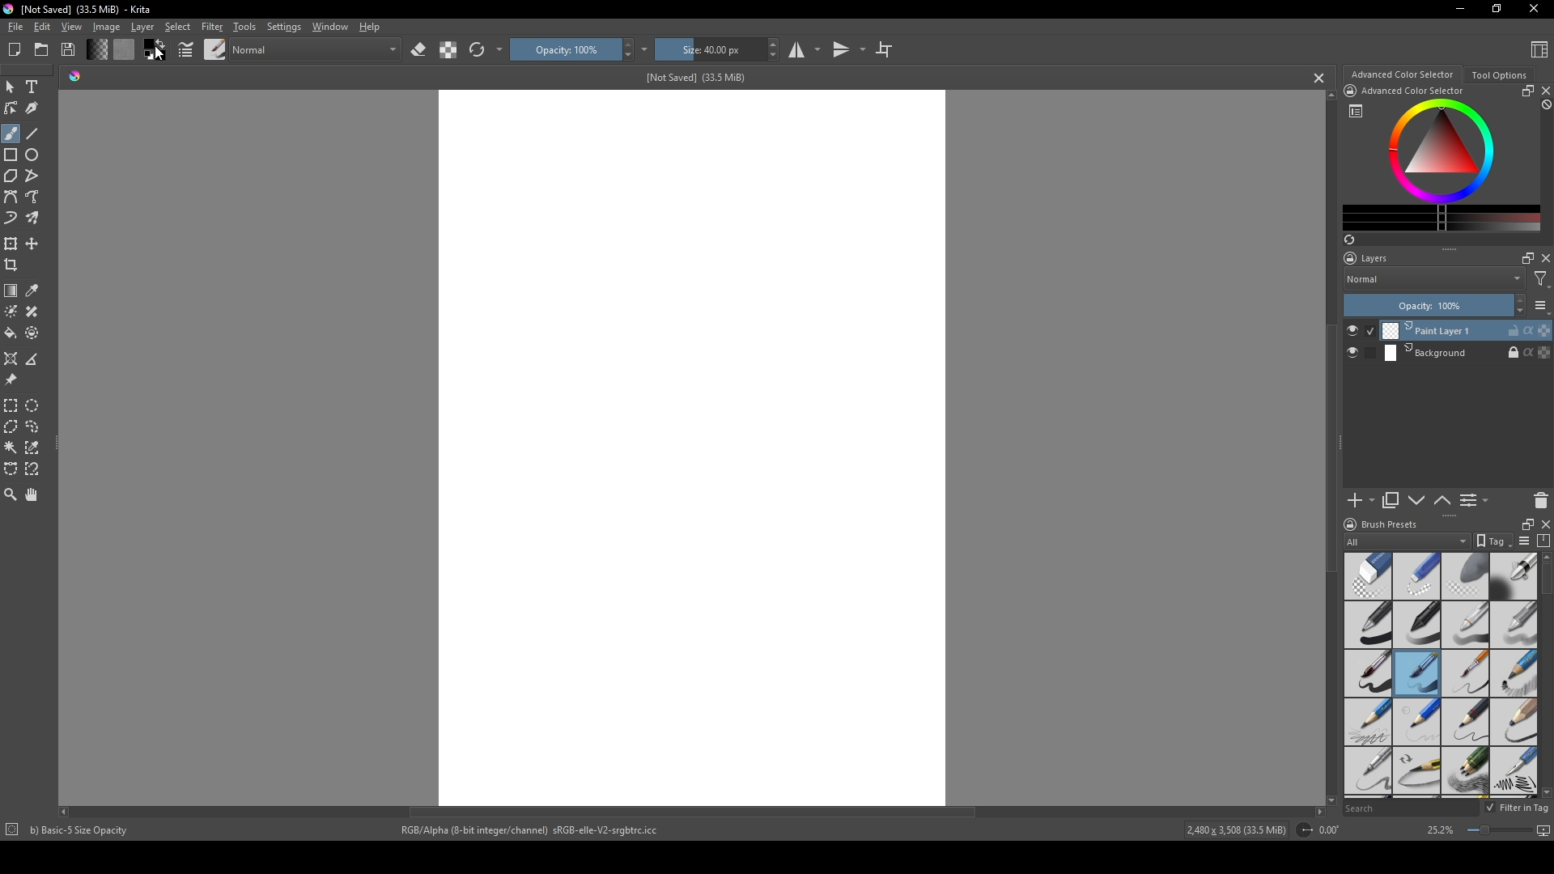 Image resolution: width=1554 pixels, height=874 pixels. I want to click on blending tool, so click(1514, 575).